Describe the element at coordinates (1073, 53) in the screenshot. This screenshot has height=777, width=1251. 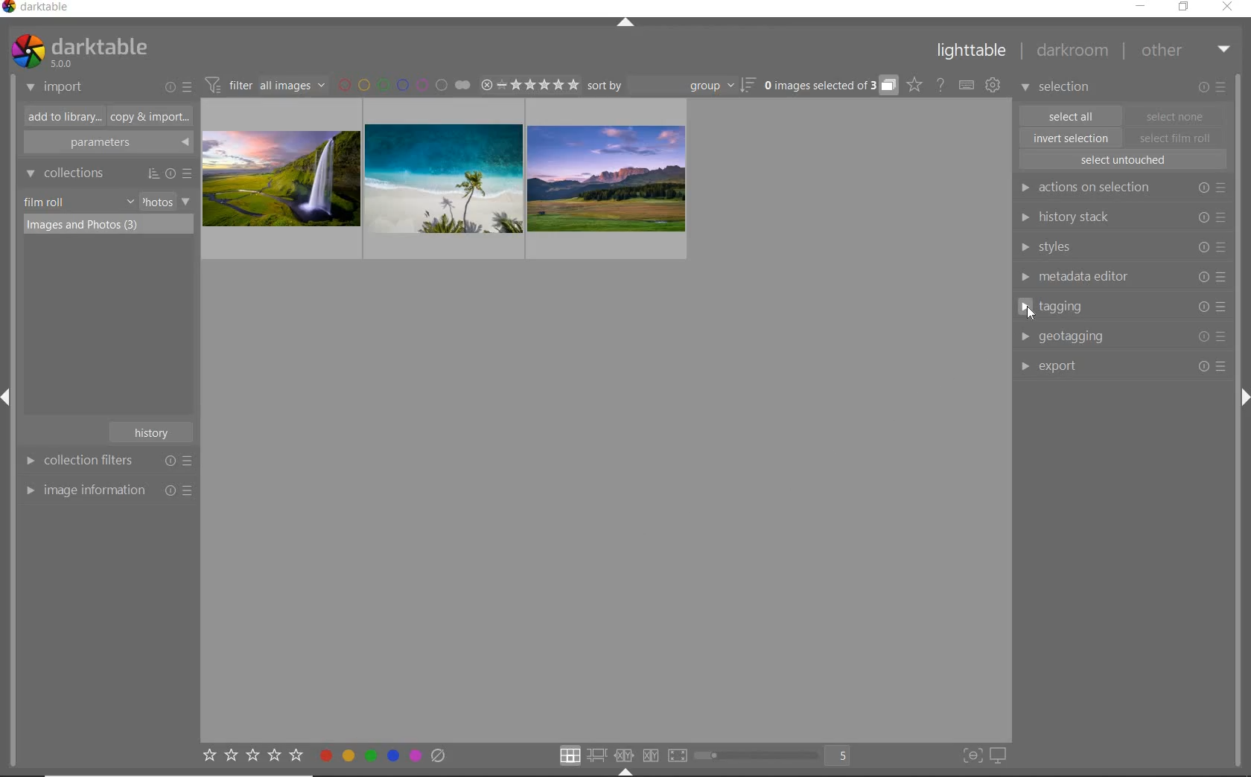
I see `darkroom` at that location.